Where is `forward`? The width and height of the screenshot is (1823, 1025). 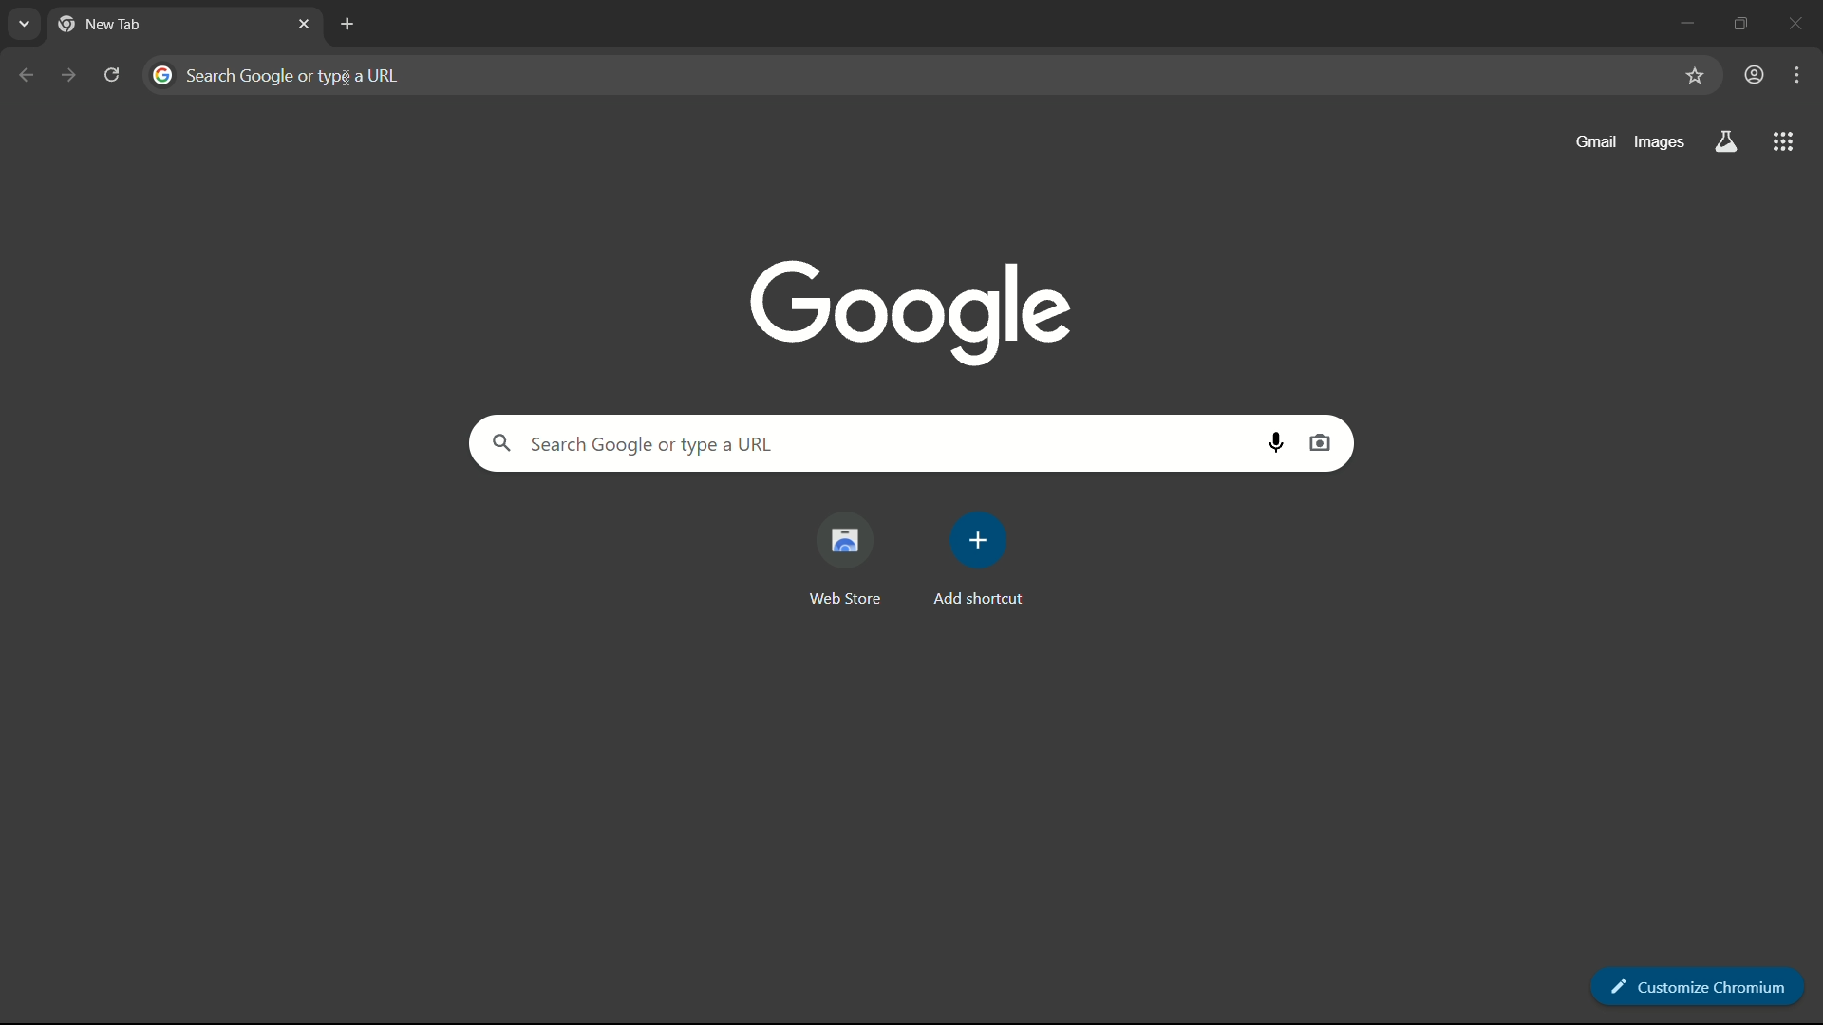
forward is located at coordinates (67, 73).